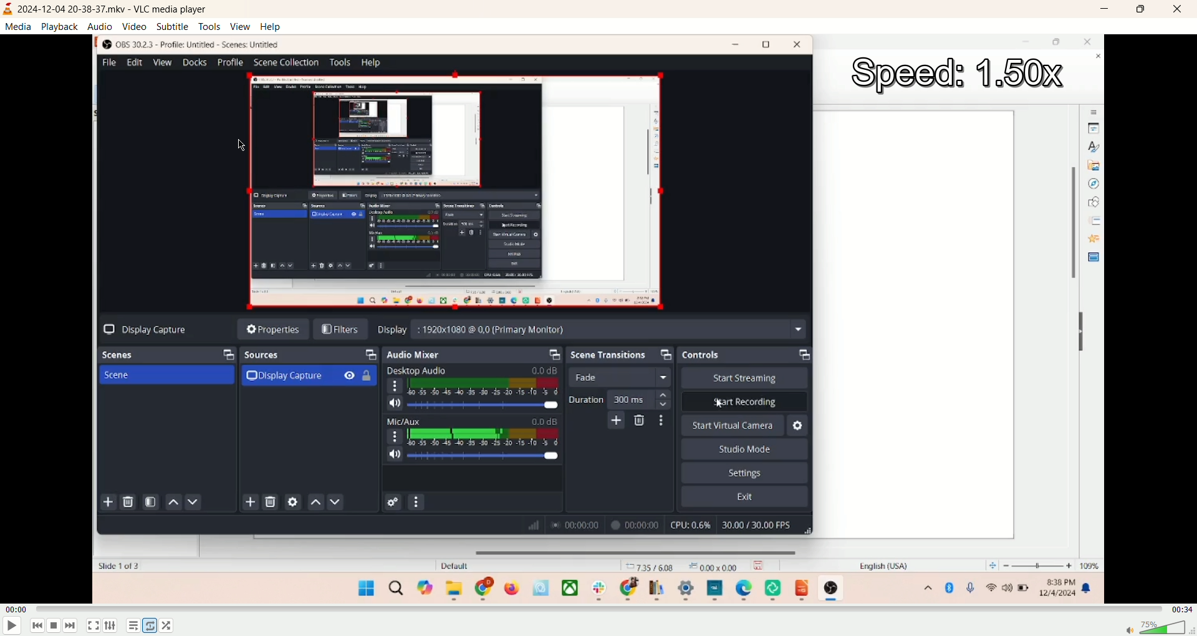 Image resolution: width=1197 pixels, height=636 pixels. Describe the element at coordinates (269, 27) in the screenshot. I see `help` at that location.